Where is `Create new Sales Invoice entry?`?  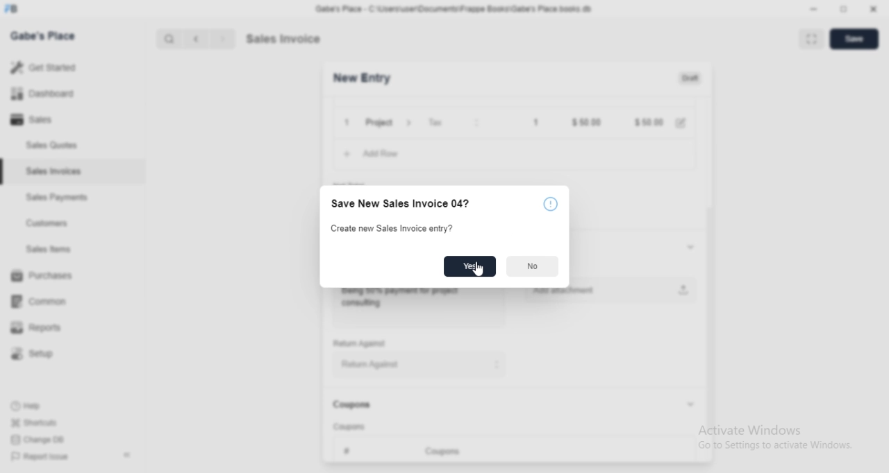
Create new Sales Invoice entry? is located at coordinates (396, 228).